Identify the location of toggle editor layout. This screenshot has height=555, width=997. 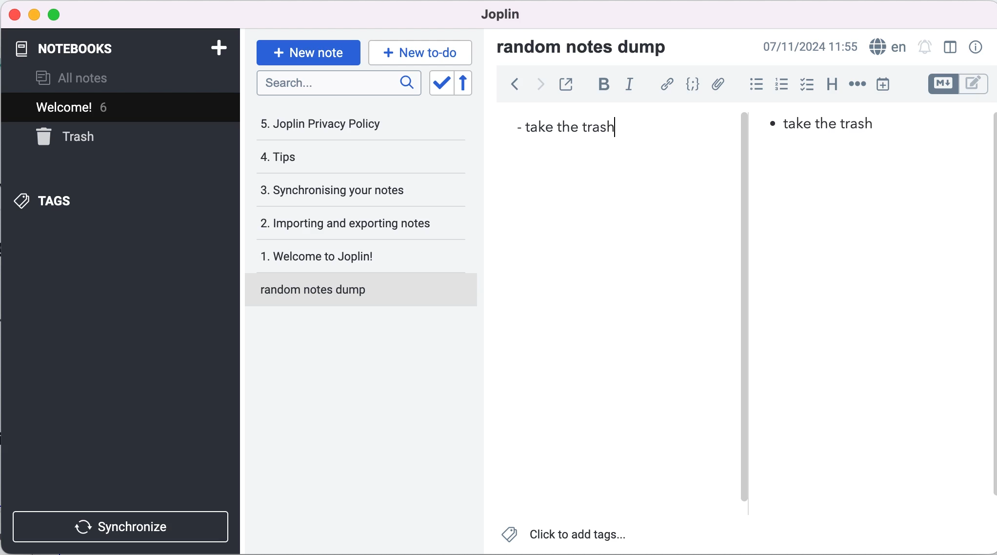
(950, 48).